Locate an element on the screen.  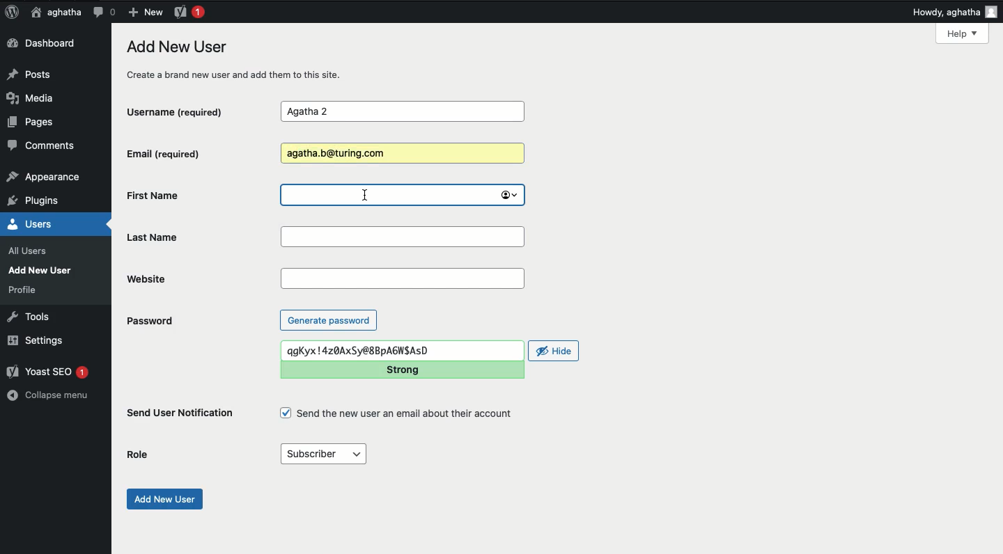
Send the new user an email about their account is located at coordinates (398, 413).